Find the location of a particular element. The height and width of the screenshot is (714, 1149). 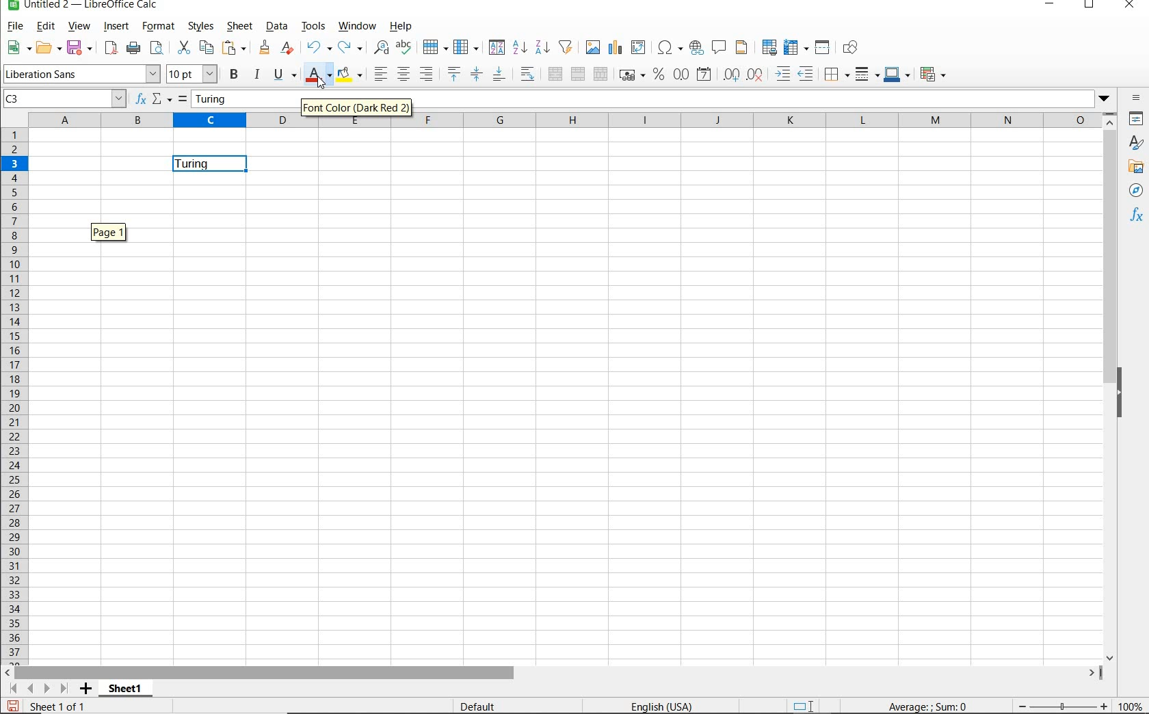

INSERT COMMENT is located at coordinates (720, 46).